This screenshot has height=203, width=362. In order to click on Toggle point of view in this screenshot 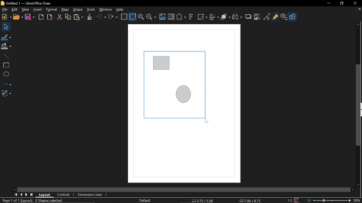, I will do `click(267, 17)`.